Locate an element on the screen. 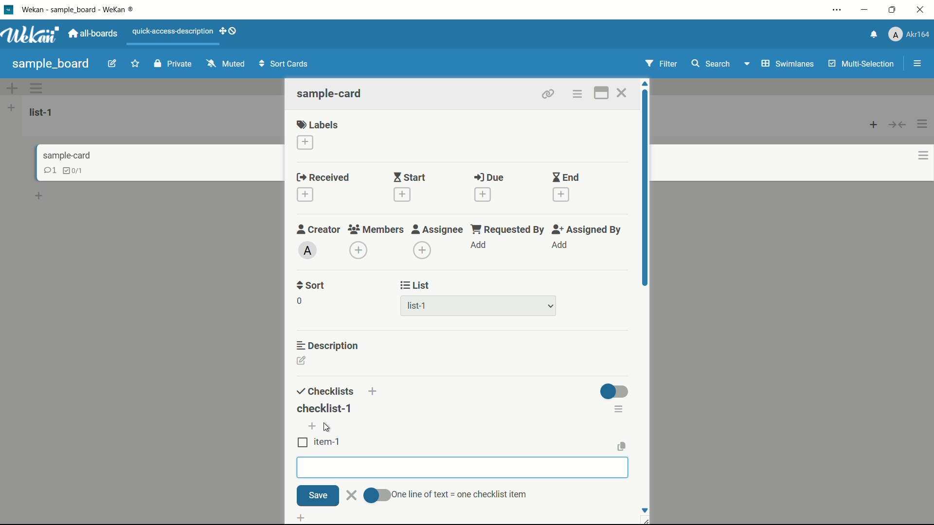 The width and height of the screenshot is (934, 525). assigned by is located at coordinates (586, 230).